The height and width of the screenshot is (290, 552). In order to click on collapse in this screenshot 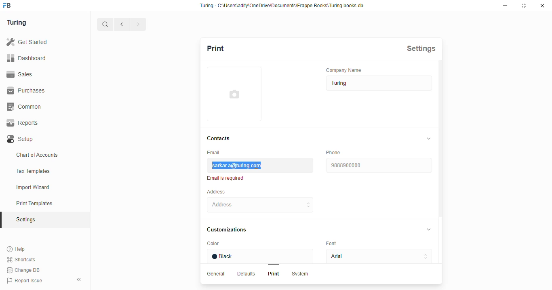, I will do `click(80, 278)`.